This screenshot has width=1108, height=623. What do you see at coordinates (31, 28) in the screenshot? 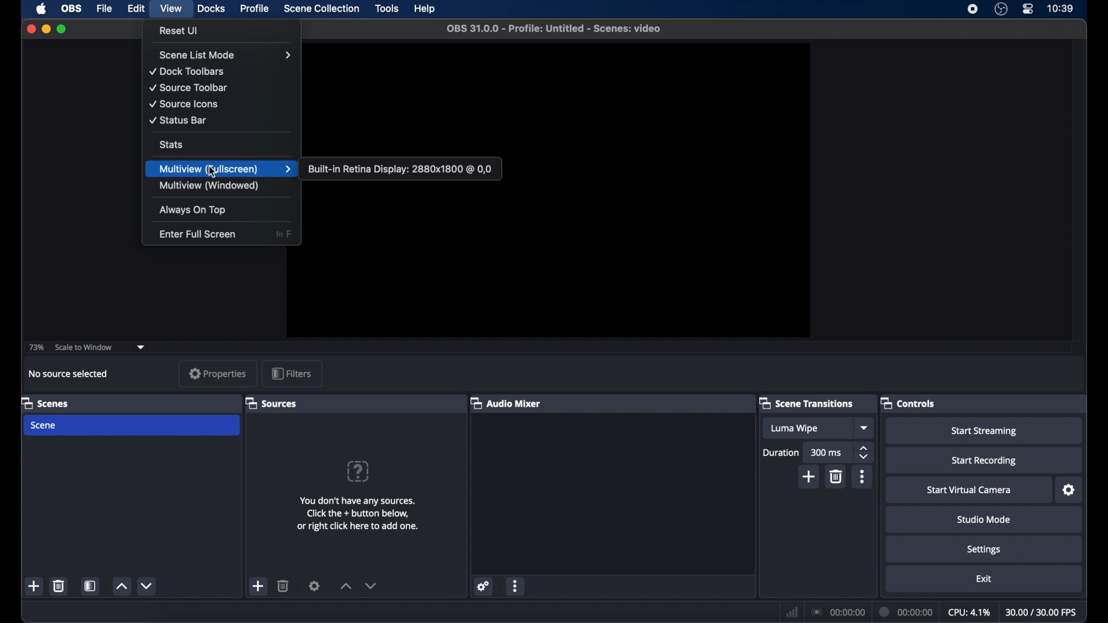
I see `close` at bounding box center [31, 28].